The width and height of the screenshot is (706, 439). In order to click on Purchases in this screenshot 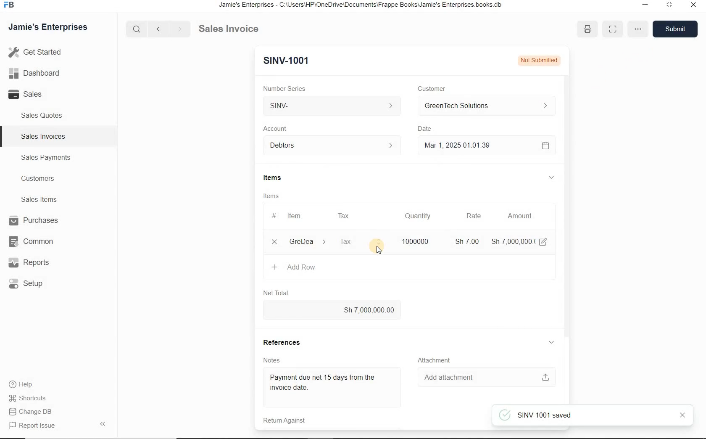, I will do `click(31, 220)`.